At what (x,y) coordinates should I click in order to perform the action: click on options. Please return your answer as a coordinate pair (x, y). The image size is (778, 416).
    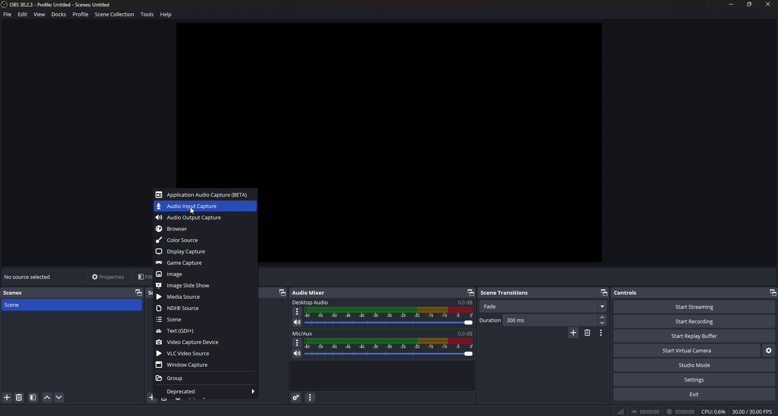
    Looking at the image, I should click on (297, 342).